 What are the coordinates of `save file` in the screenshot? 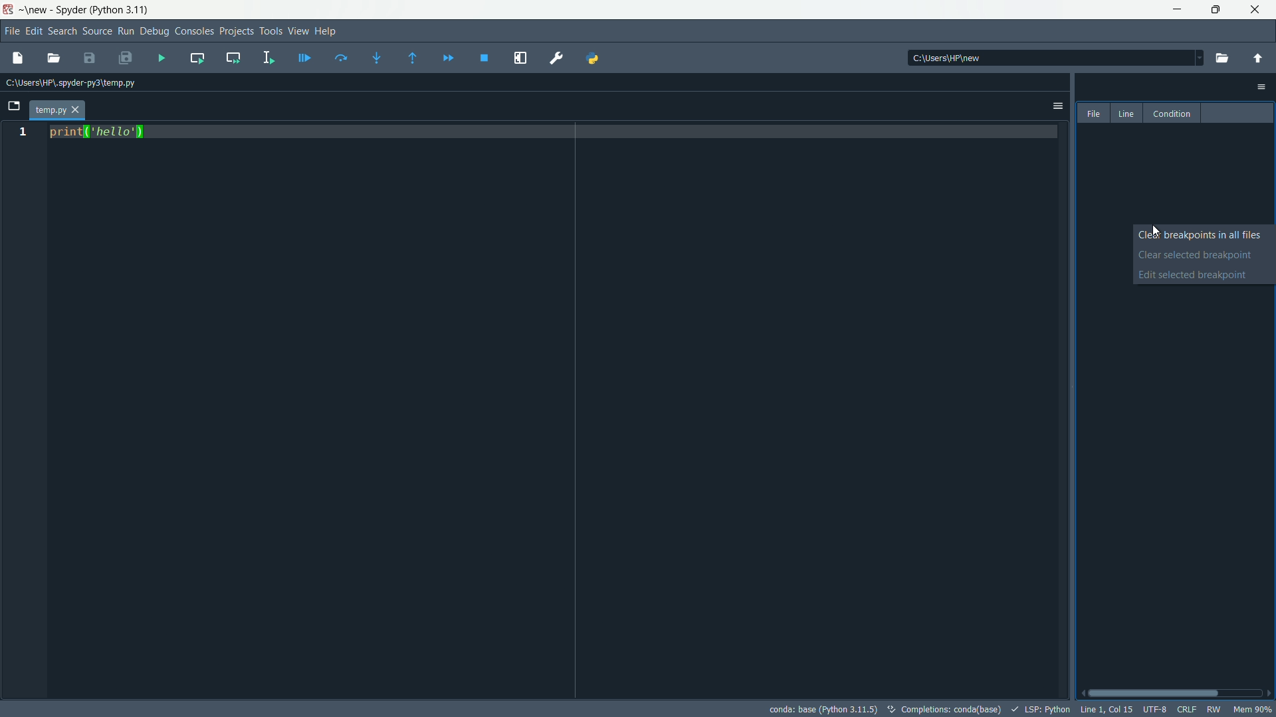 It's located at (90, 58).